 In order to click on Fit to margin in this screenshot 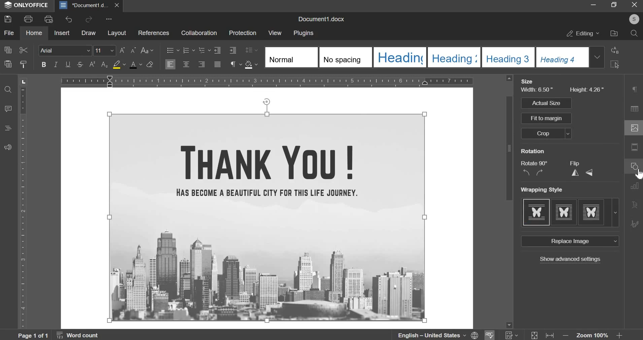, I will do `click(546, 118)`.